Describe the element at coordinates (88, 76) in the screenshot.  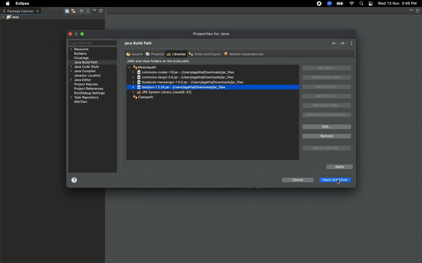
I see `Javadoc location` at that location.